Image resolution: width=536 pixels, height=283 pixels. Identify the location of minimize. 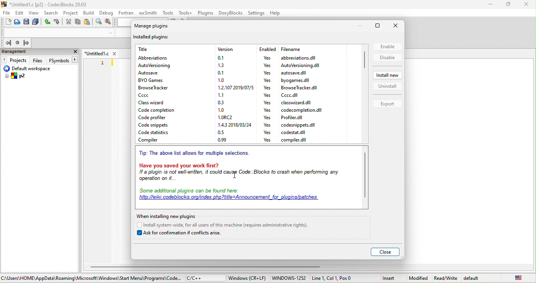
(359, 25).